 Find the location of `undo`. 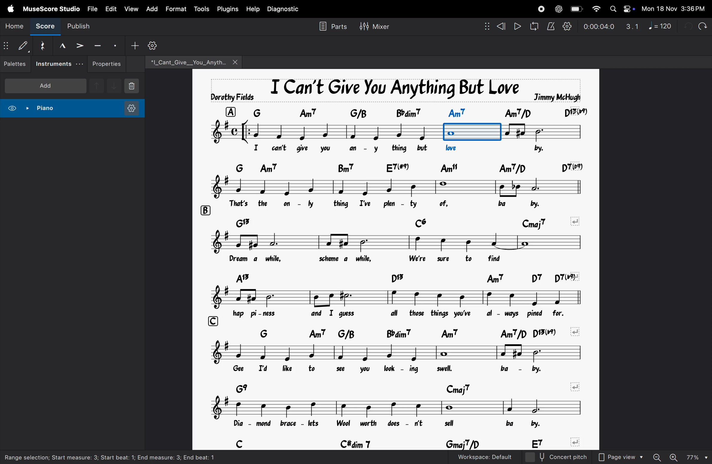

undo is located at coordinates (684, 27).